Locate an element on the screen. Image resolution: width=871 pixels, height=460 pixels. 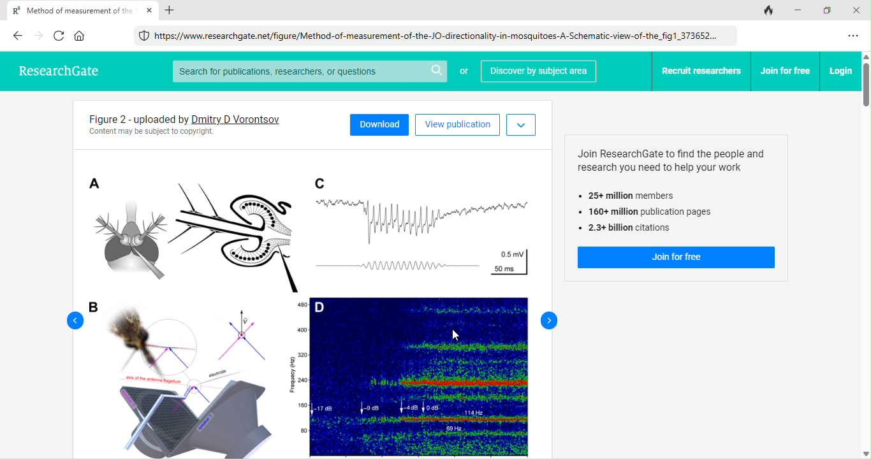
Figure 2 - uploaded by Dmitry D Vorontsov - content may be subject to copyright is located at coordinates (203, 124).